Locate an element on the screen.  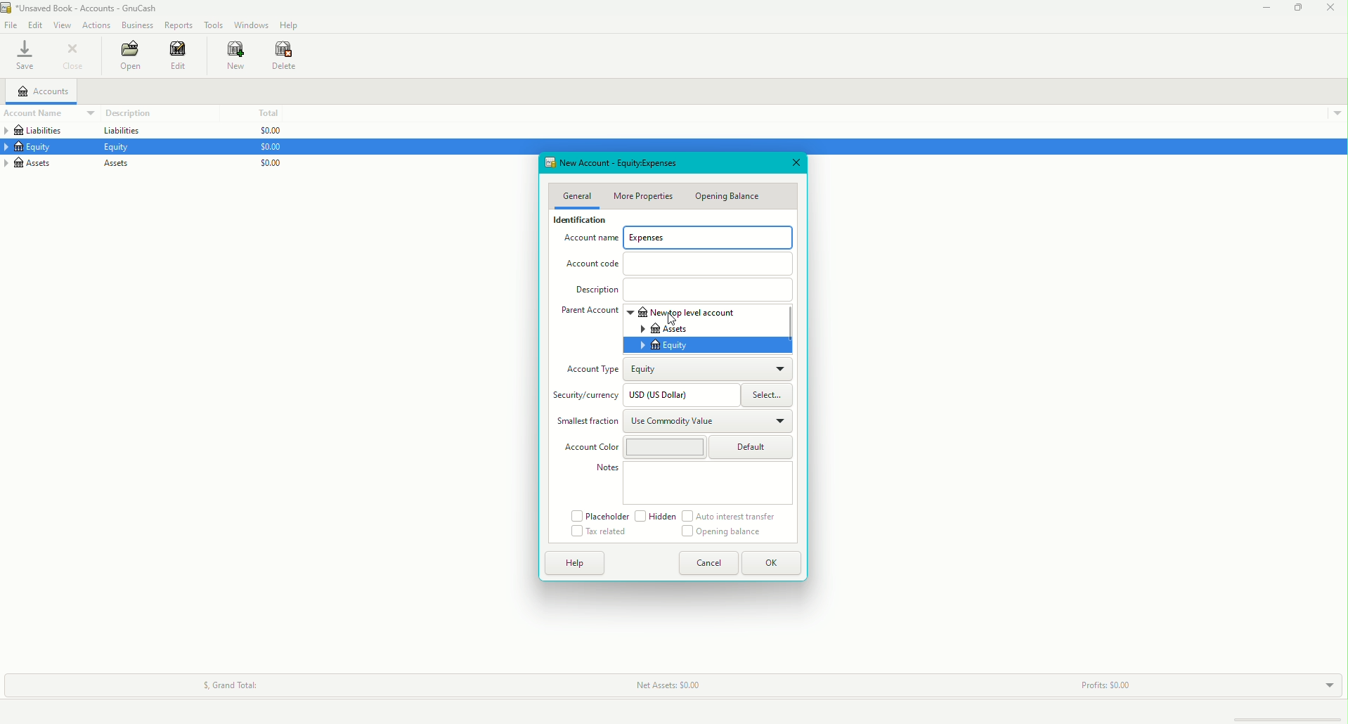
Windows is located at coordinates (250, 25).